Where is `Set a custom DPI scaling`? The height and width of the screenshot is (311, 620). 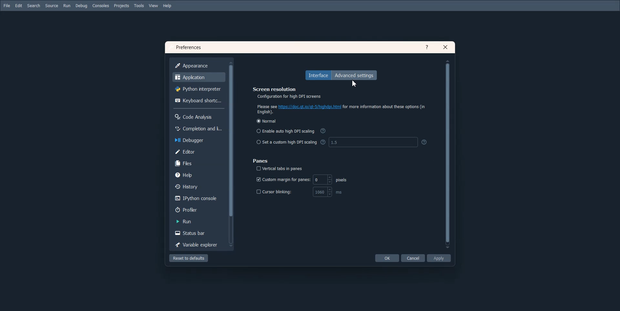
Set a custom DPI scaling is located at coordinates (286, 142).